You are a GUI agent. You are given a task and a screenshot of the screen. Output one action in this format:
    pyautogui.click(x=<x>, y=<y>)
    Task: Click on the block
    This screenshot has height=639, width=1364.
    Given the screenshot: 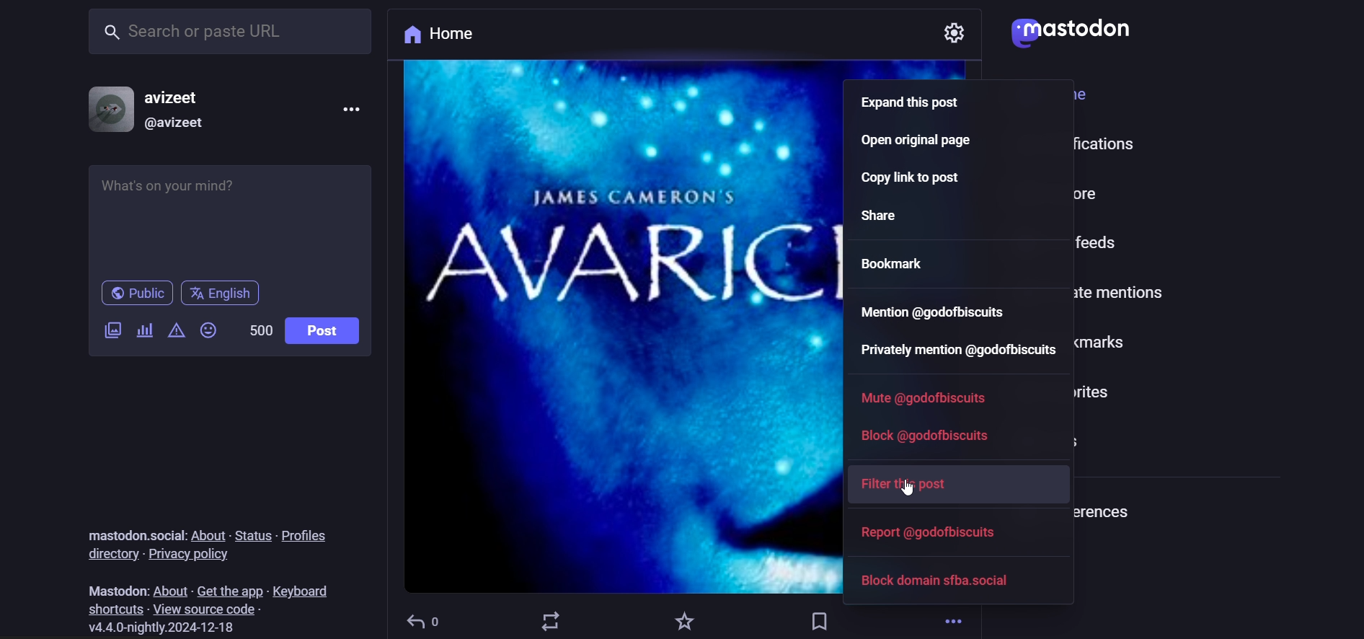 What is the action you would take?
    pyautogui.click(x=931, y=432)
    